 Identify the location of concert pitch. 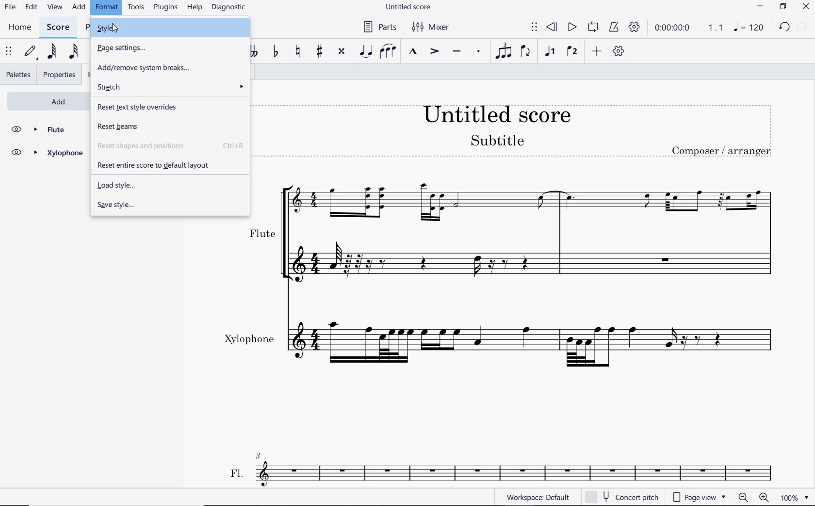
(621, 497).